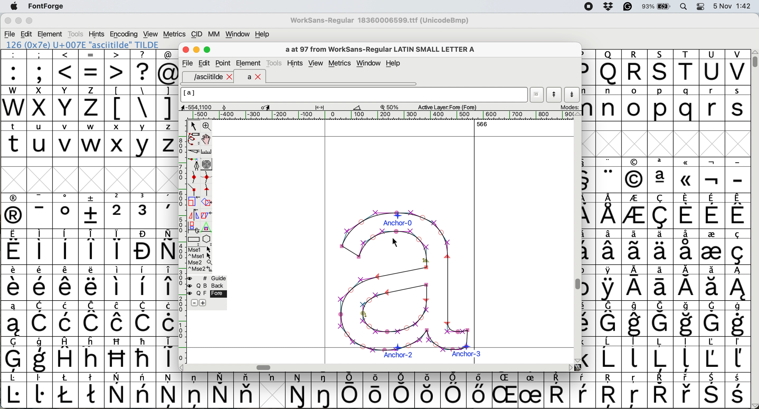 This screenshot has height=409, width=759. I want to click on add a curve point, so click(194, 177).